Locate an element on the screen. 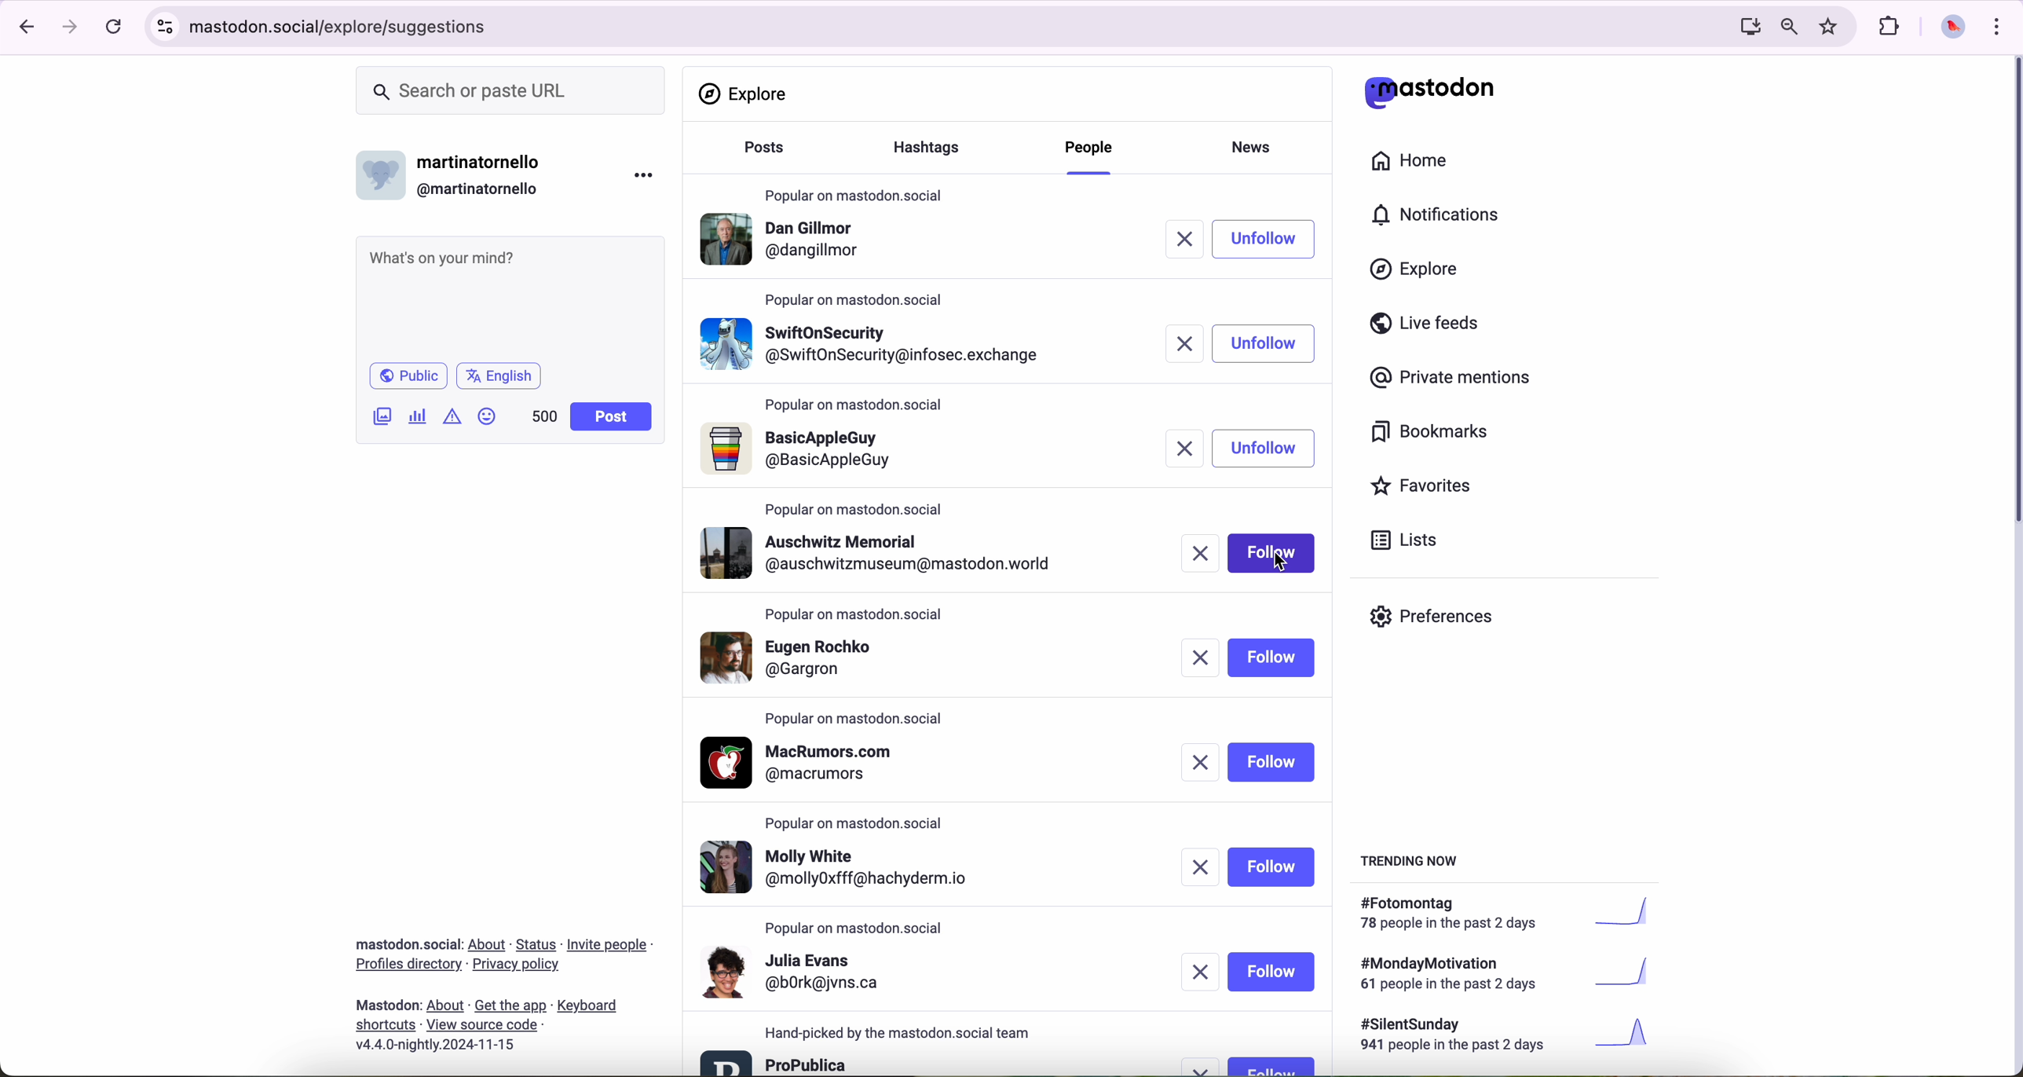  favorites is located at coordinates (1428, 488).